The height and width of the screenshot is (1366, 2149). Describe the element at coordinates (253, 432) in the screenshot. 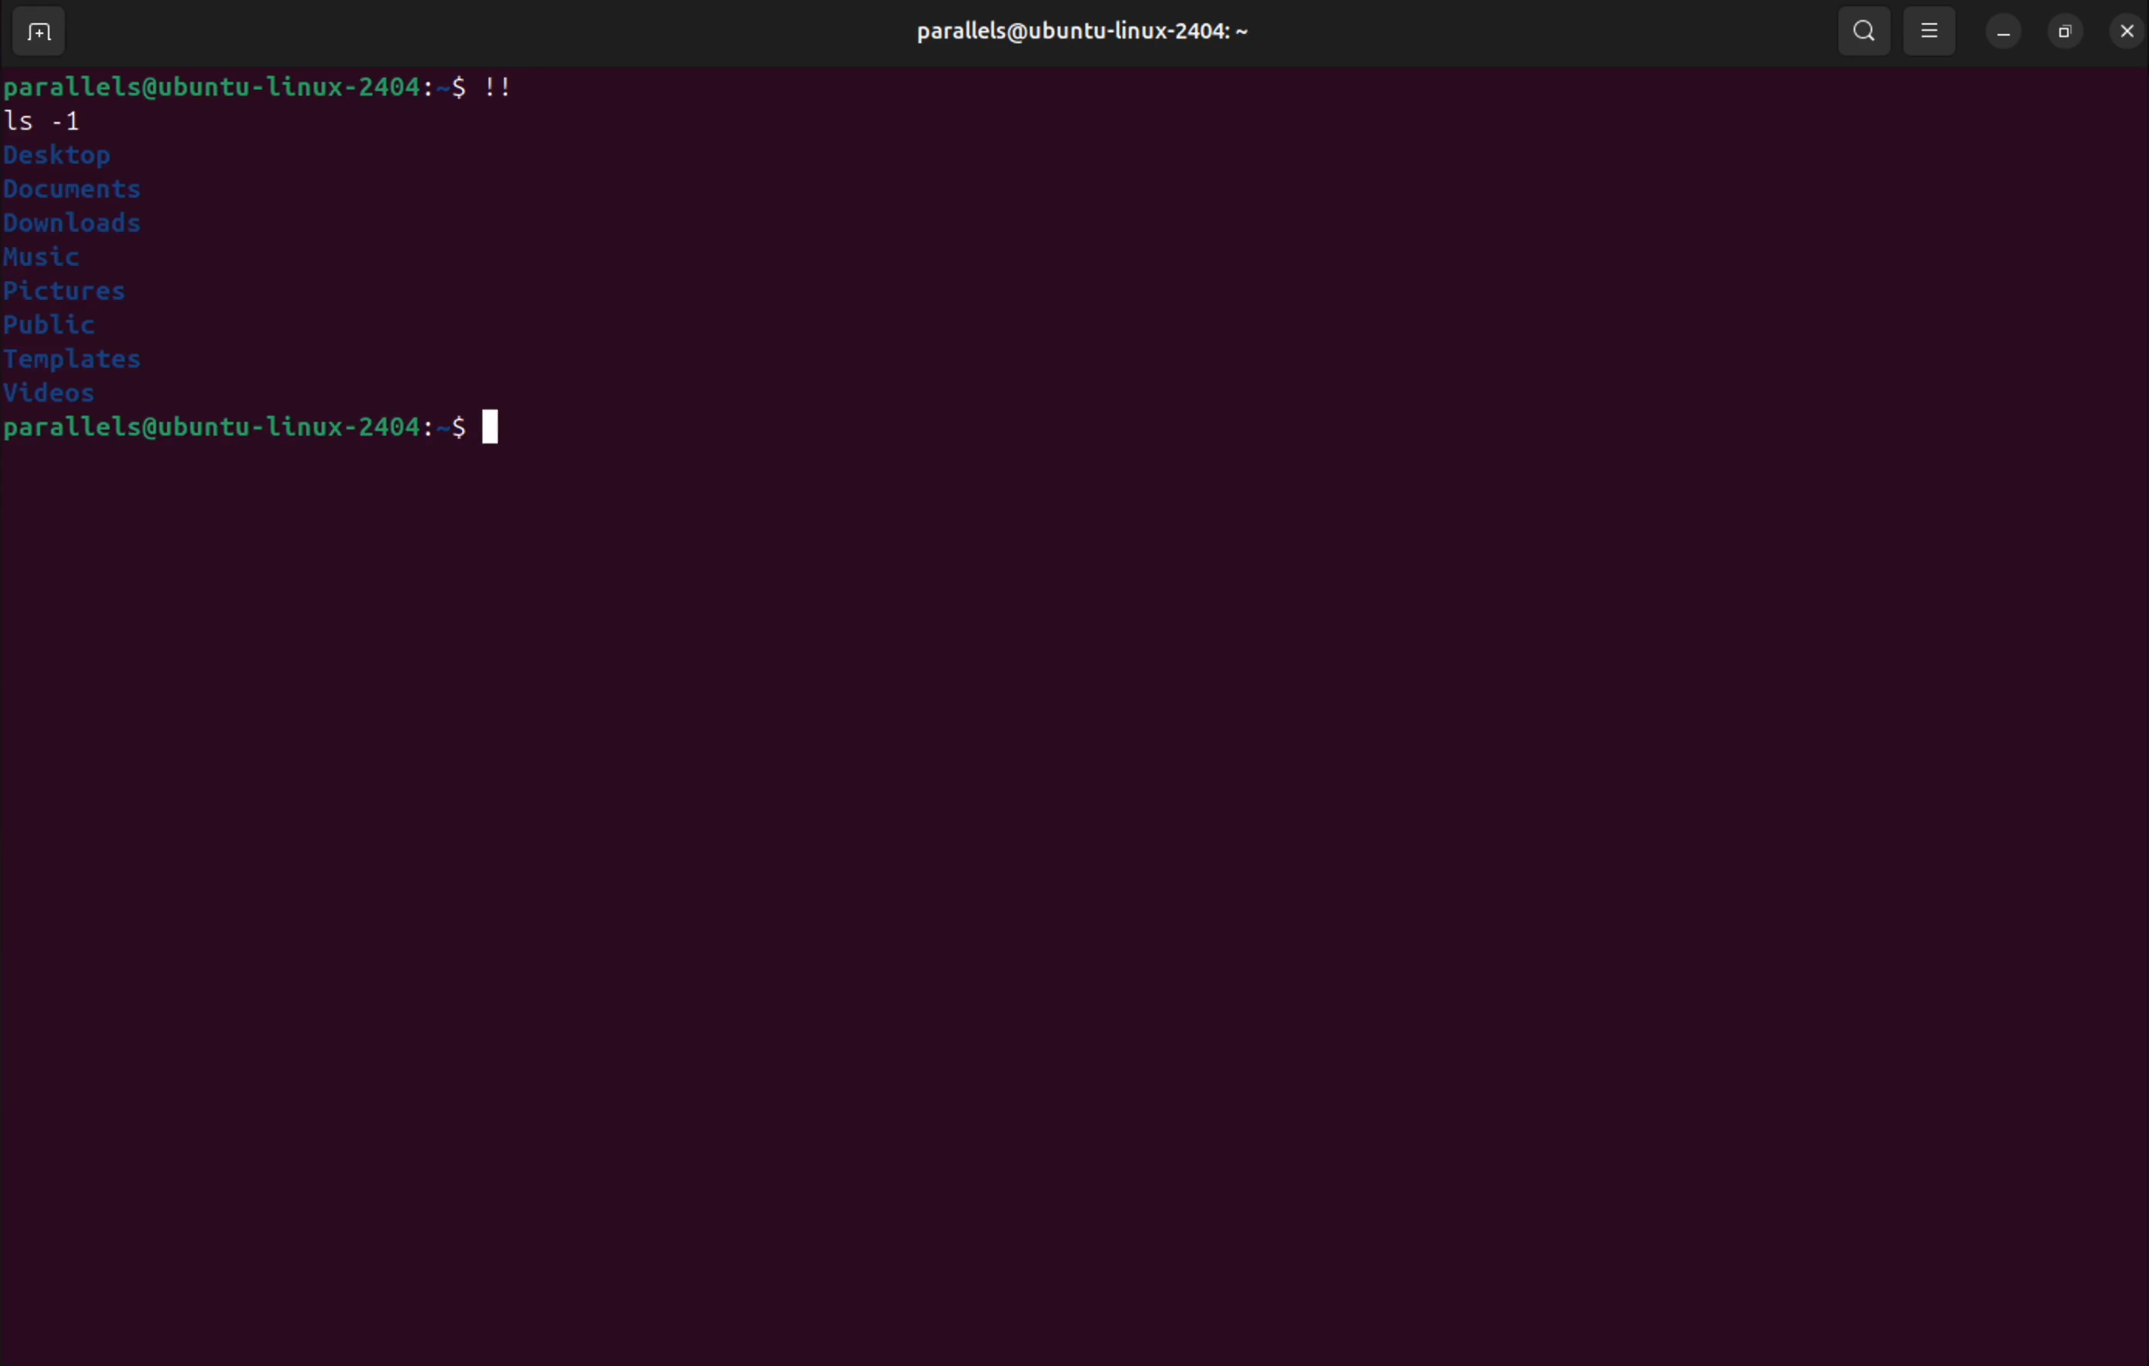

I see `bash prompt` at that location.